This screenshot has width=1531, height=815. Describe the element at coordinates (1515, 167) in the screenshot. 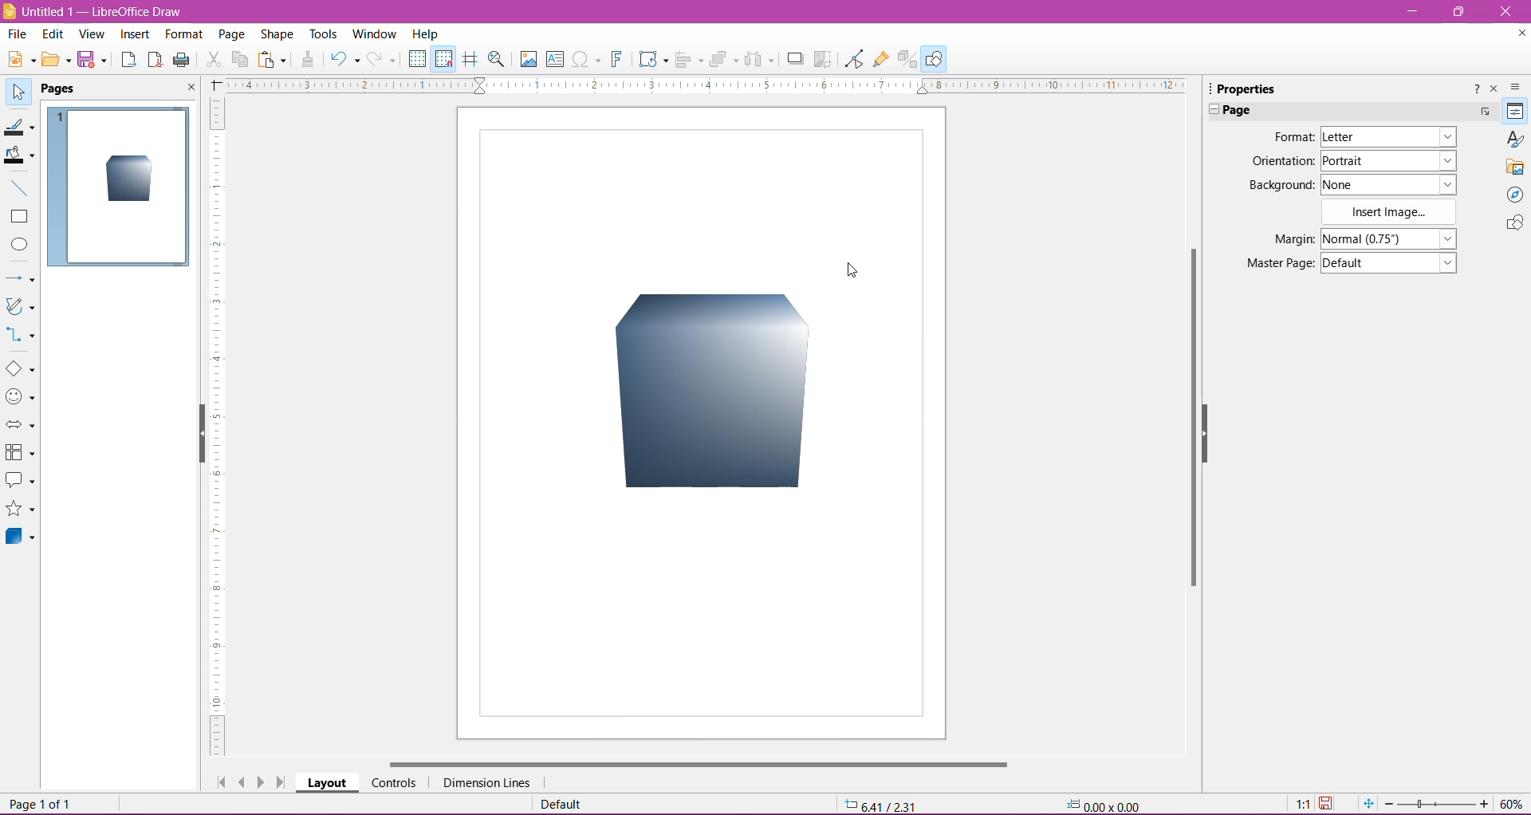

I see `Gallery` at that location.